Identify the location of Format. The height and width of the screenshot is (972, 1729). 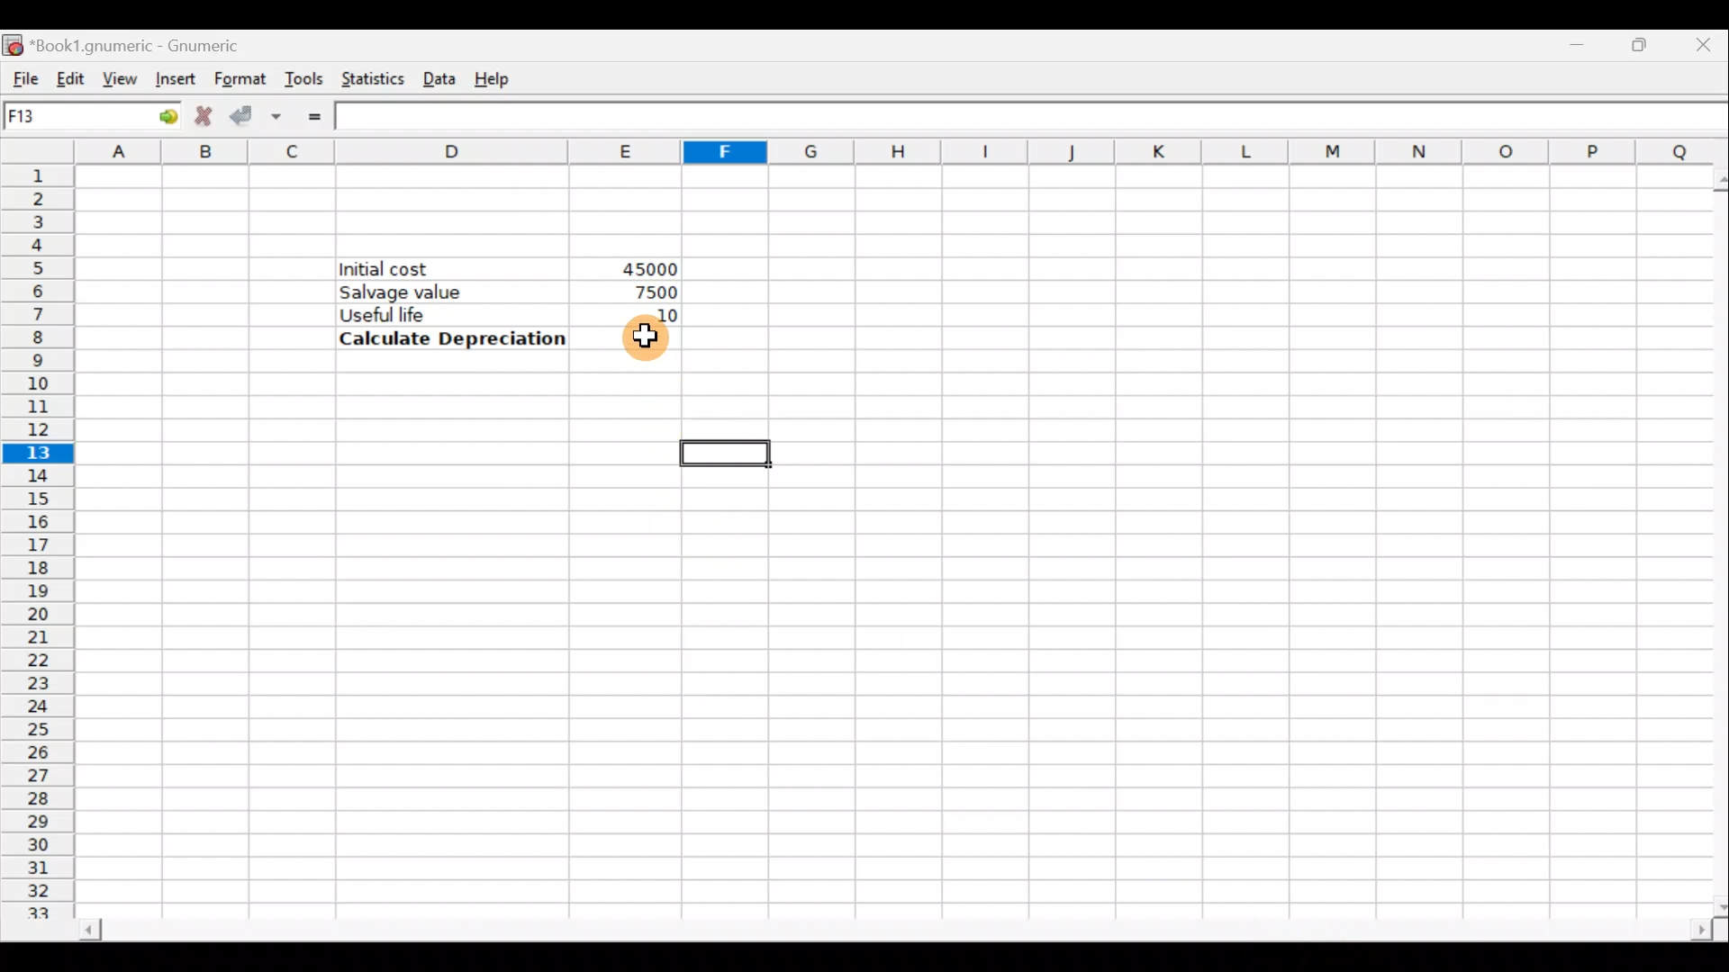
(238, 77).